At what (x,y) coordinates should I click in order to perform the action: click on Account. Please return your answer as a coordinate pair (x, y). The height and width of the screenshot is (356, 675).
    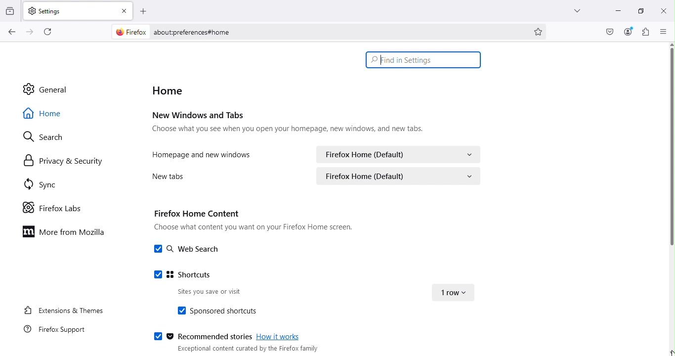
    Looking at the image, I should click on (628, 32).